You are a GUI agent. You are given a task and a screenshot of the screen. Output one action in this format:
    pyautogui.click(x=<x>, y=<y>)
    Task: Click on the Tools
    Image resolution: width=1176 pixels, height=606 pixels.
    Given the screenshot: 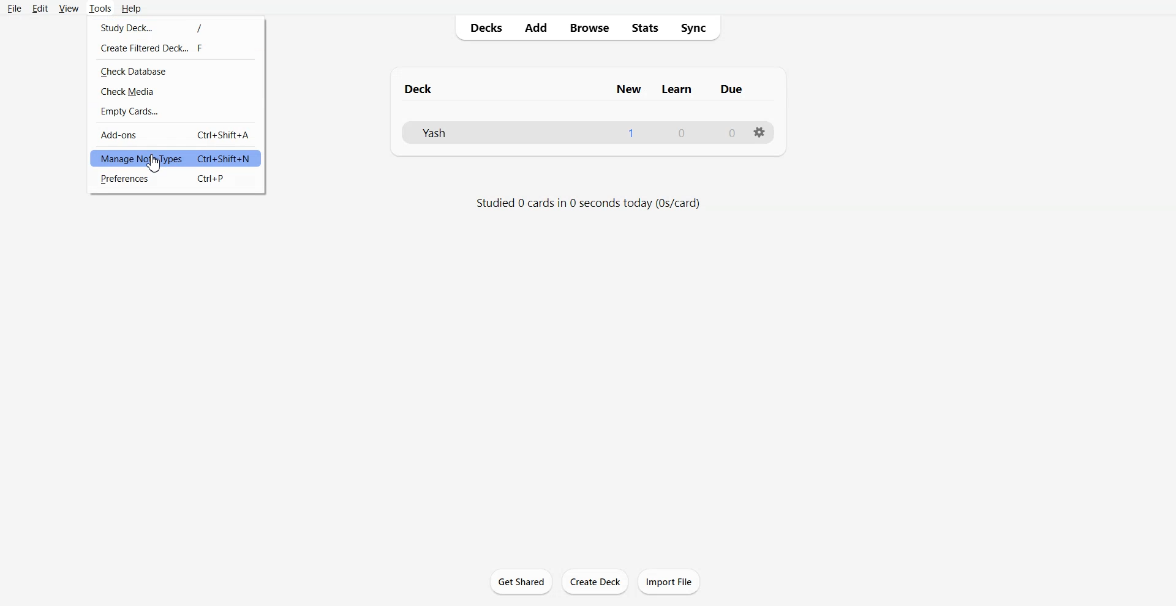 What is the action you would take?
    pyautogui.click(x=100, y=8)
    